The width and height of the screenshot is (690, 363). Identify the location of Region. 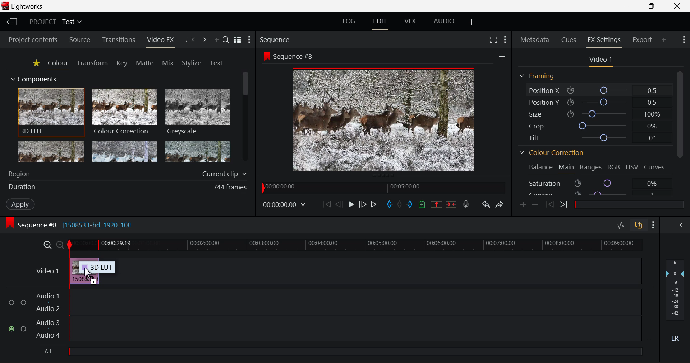
(126, 173).